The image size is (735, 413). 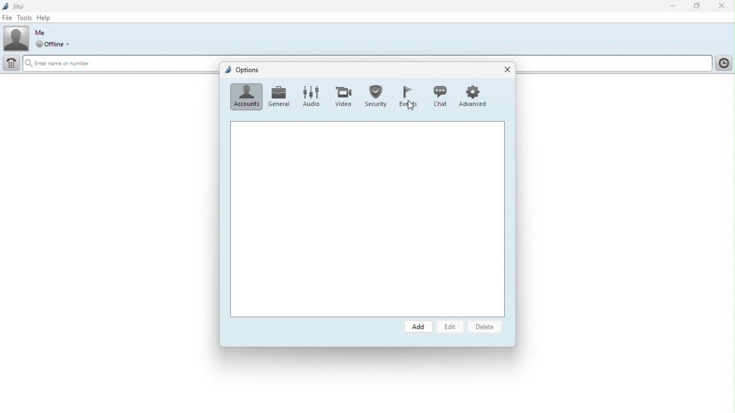 What do you see at coordinates (439, 95) in the screenshot?
I see `Chat` at bounding box center [439, 95].